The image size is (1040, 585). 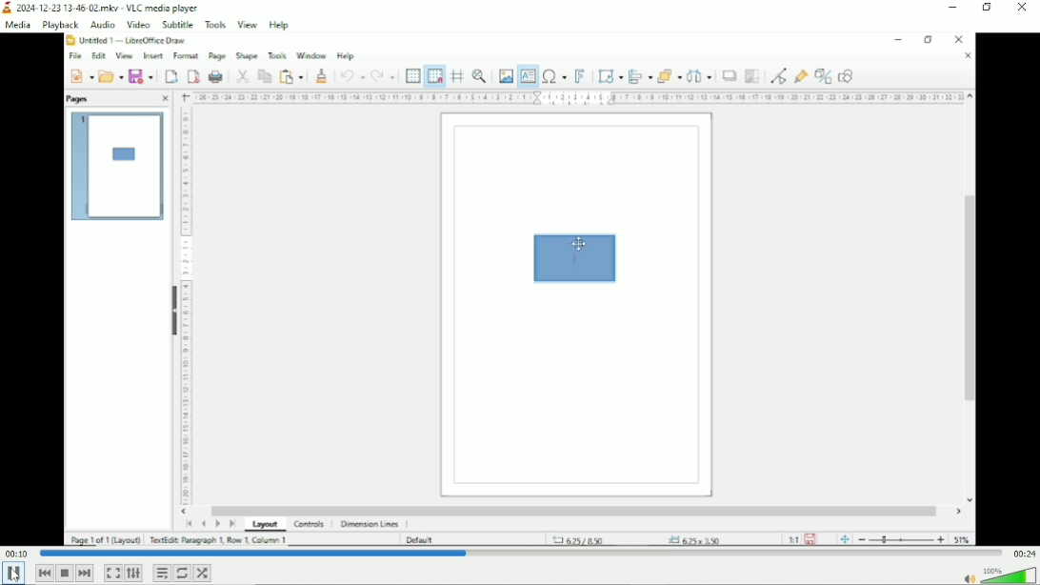 I want to click on cursor, so click(x=15, y=575).